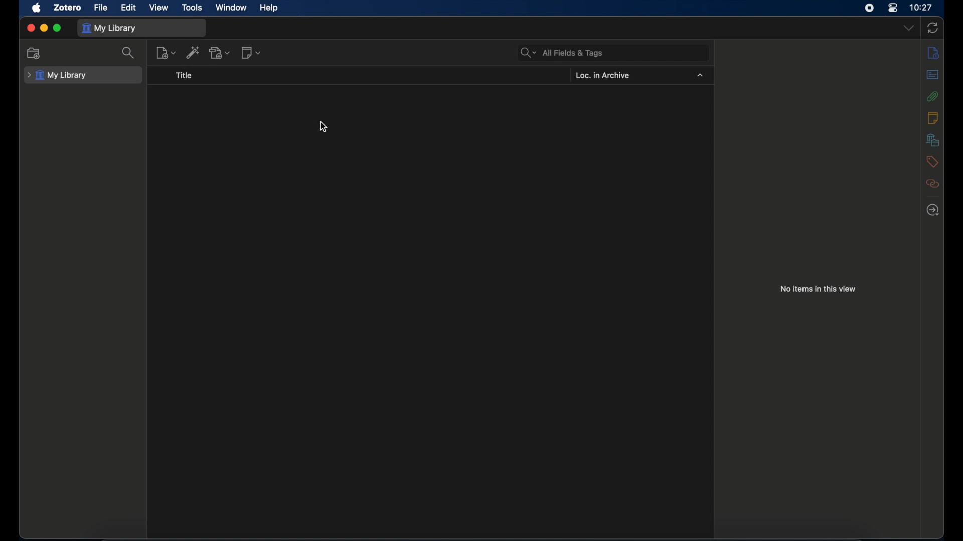 Image resolution: width=963 pixels, height=541 pixels. Describe the element at coordinates (909, 28) in the screenshot. I see `dropdown` at that location.